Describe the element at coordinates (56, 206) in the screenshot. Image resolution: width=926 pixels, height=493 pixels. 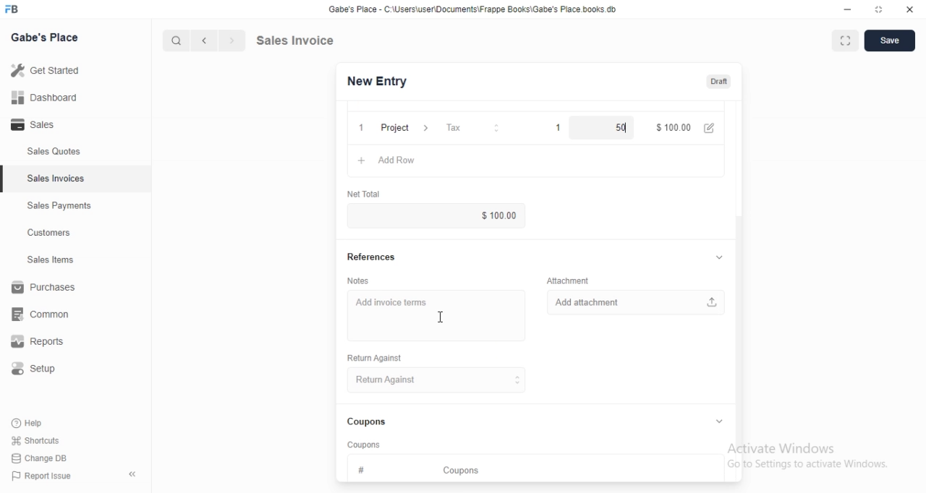
I see `Sales Payments` at that location.